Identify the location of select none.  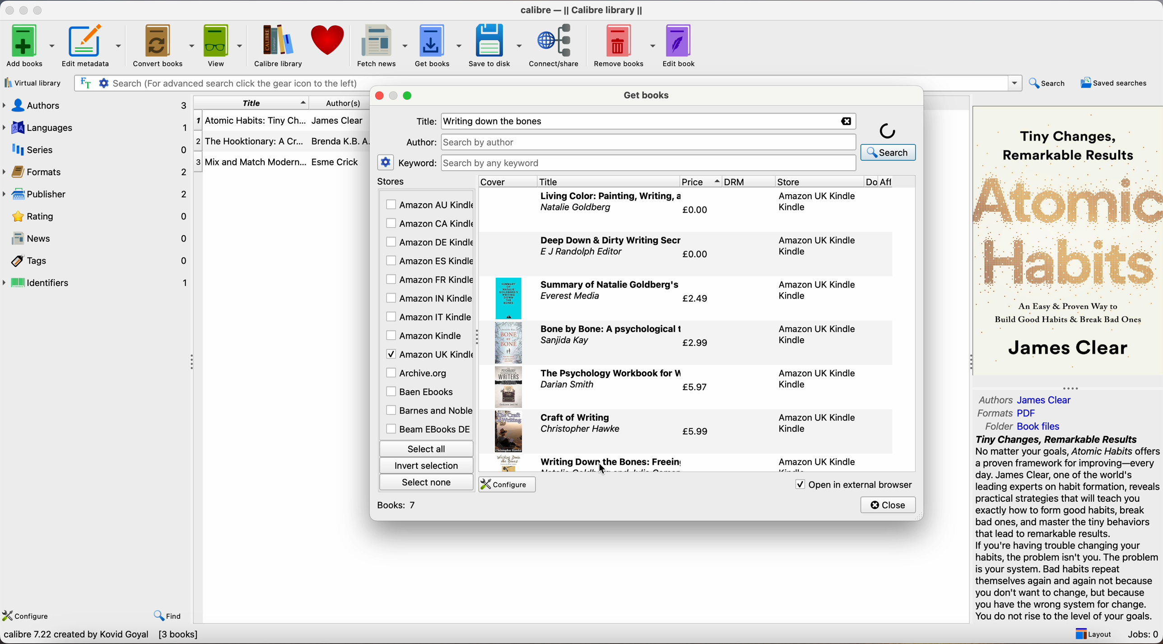
(428, 481).